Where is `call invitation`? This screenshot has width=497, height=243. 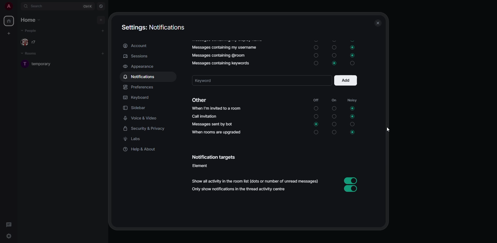
call invitation is located at coordinates (204, 116).